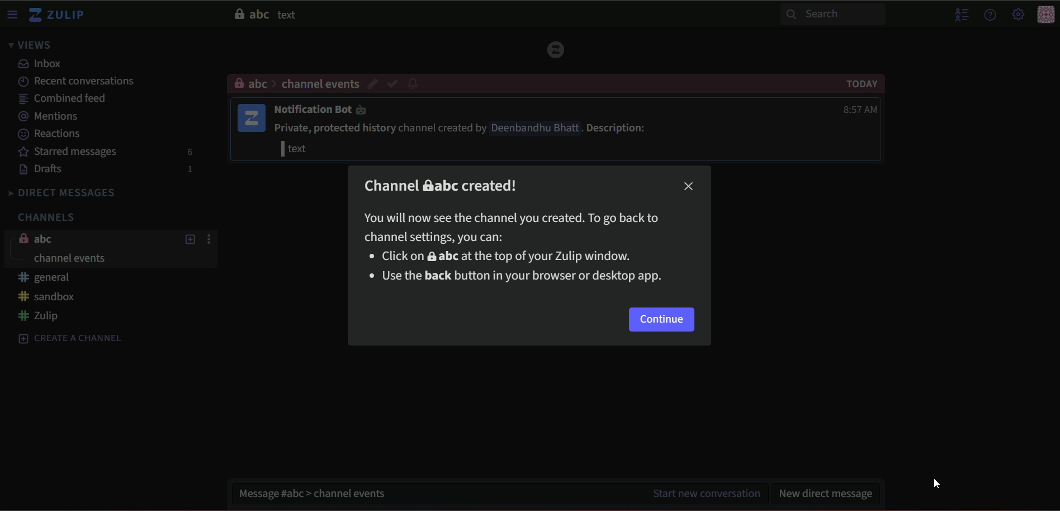 This screenshot has width=1060, height=511. I want to click on add, so click(189, 240).